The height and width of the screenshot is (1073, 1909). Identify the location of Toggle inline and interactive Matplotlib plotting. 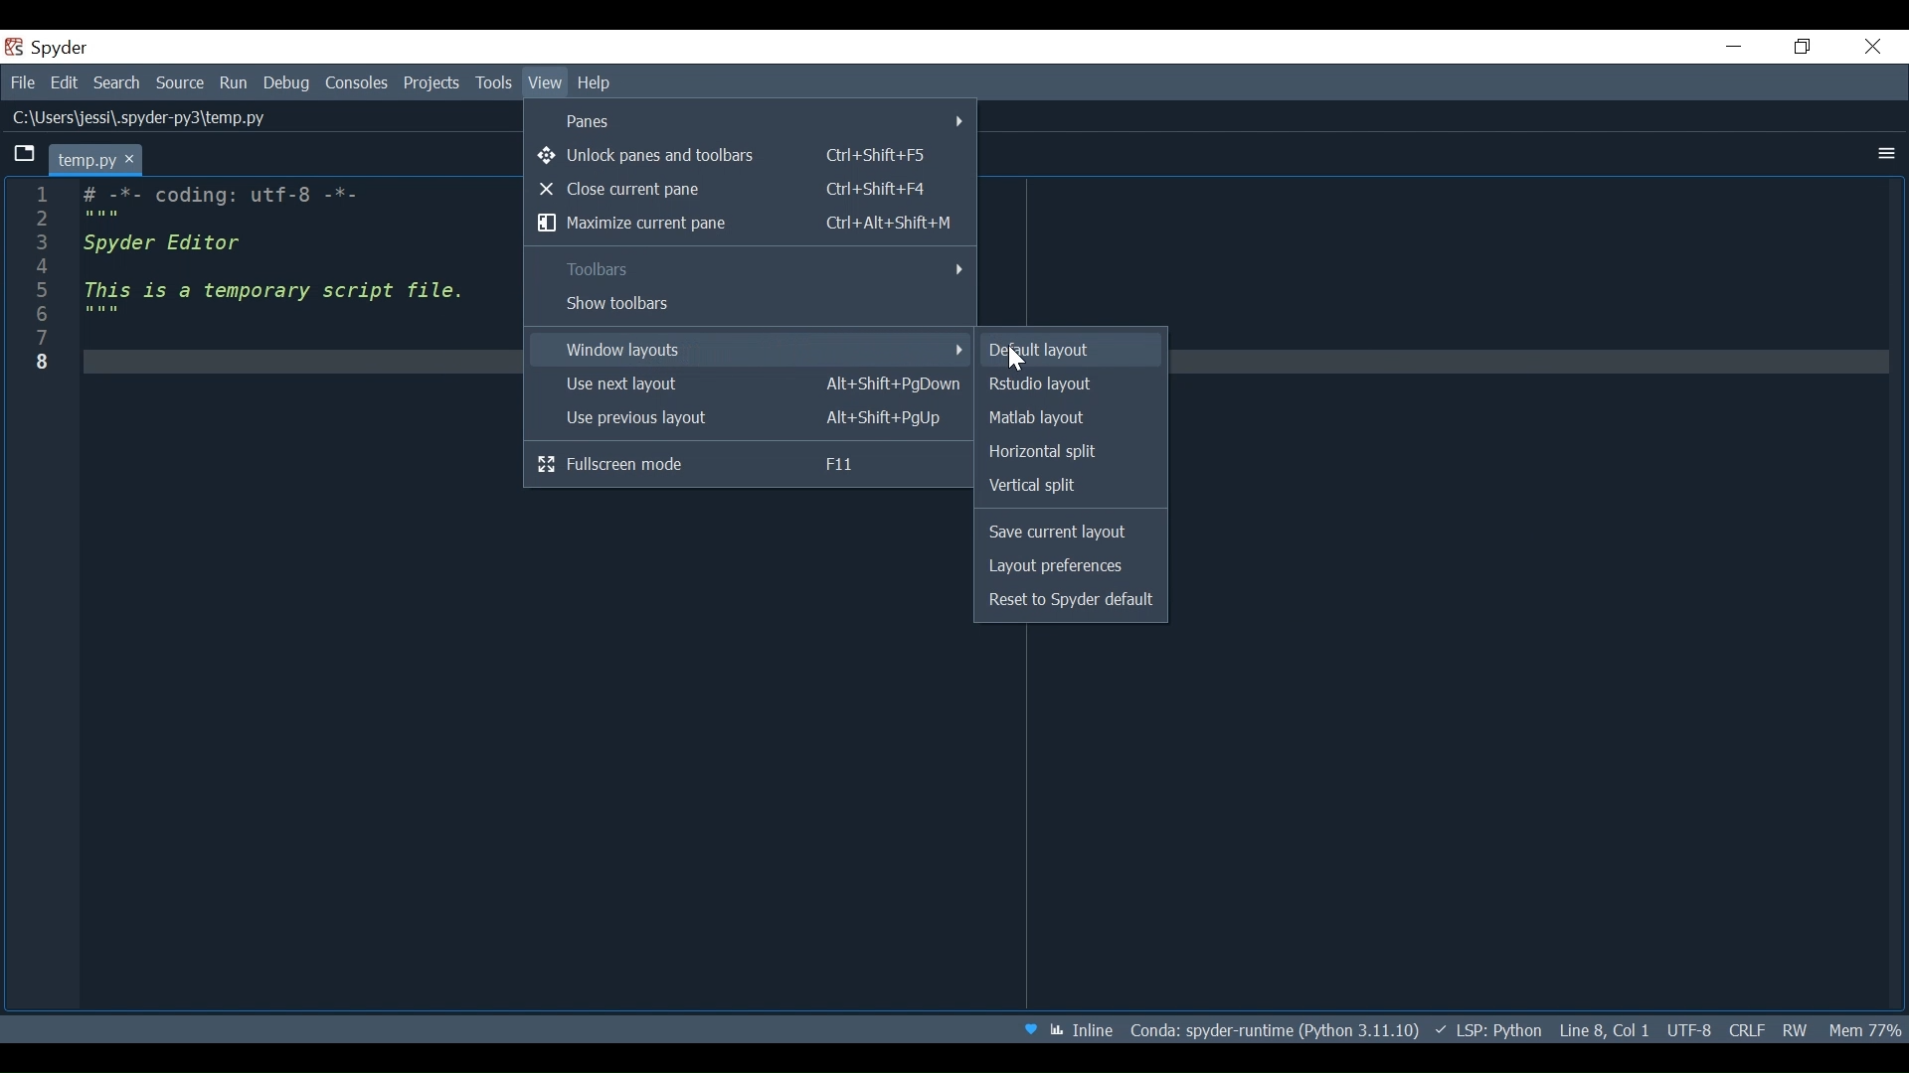
(1083, 1029).